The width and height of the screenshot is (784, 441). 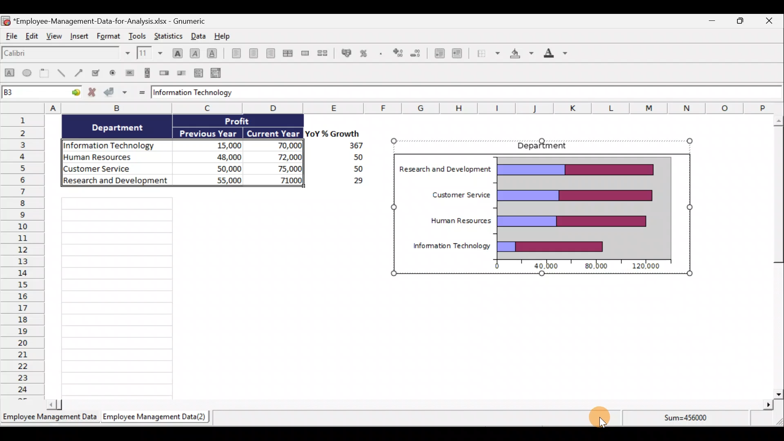 I want to click on Decrease decimals, so click(x=416, y=54).